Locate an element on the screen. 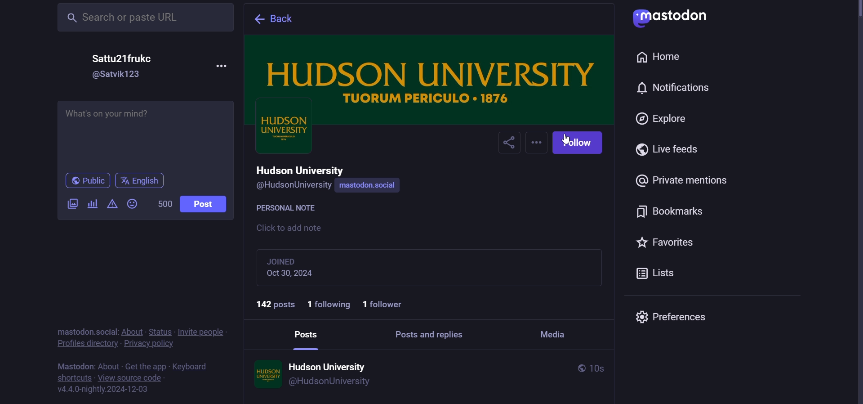  poll is located at coordinates (92, 204).